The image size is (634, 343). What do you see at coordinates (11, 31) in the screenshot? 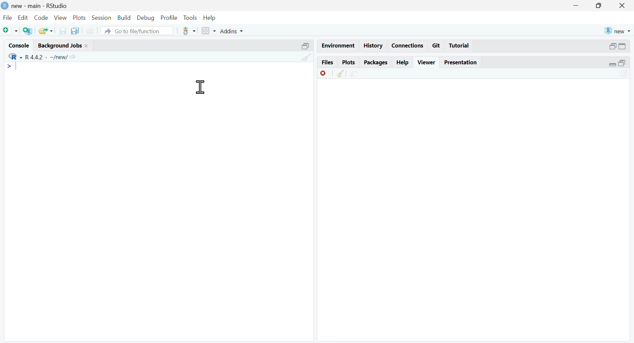
I see `Add file as` at bounding box center [11, 31].